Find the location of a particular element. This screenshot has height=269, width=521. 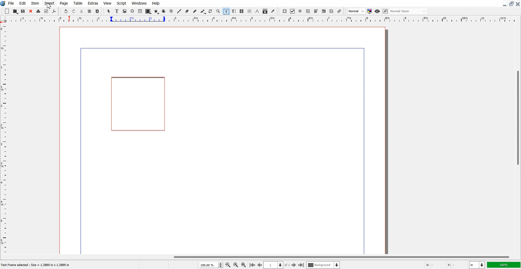

Vertical Scroll bar is located at coordinates (518, 139).